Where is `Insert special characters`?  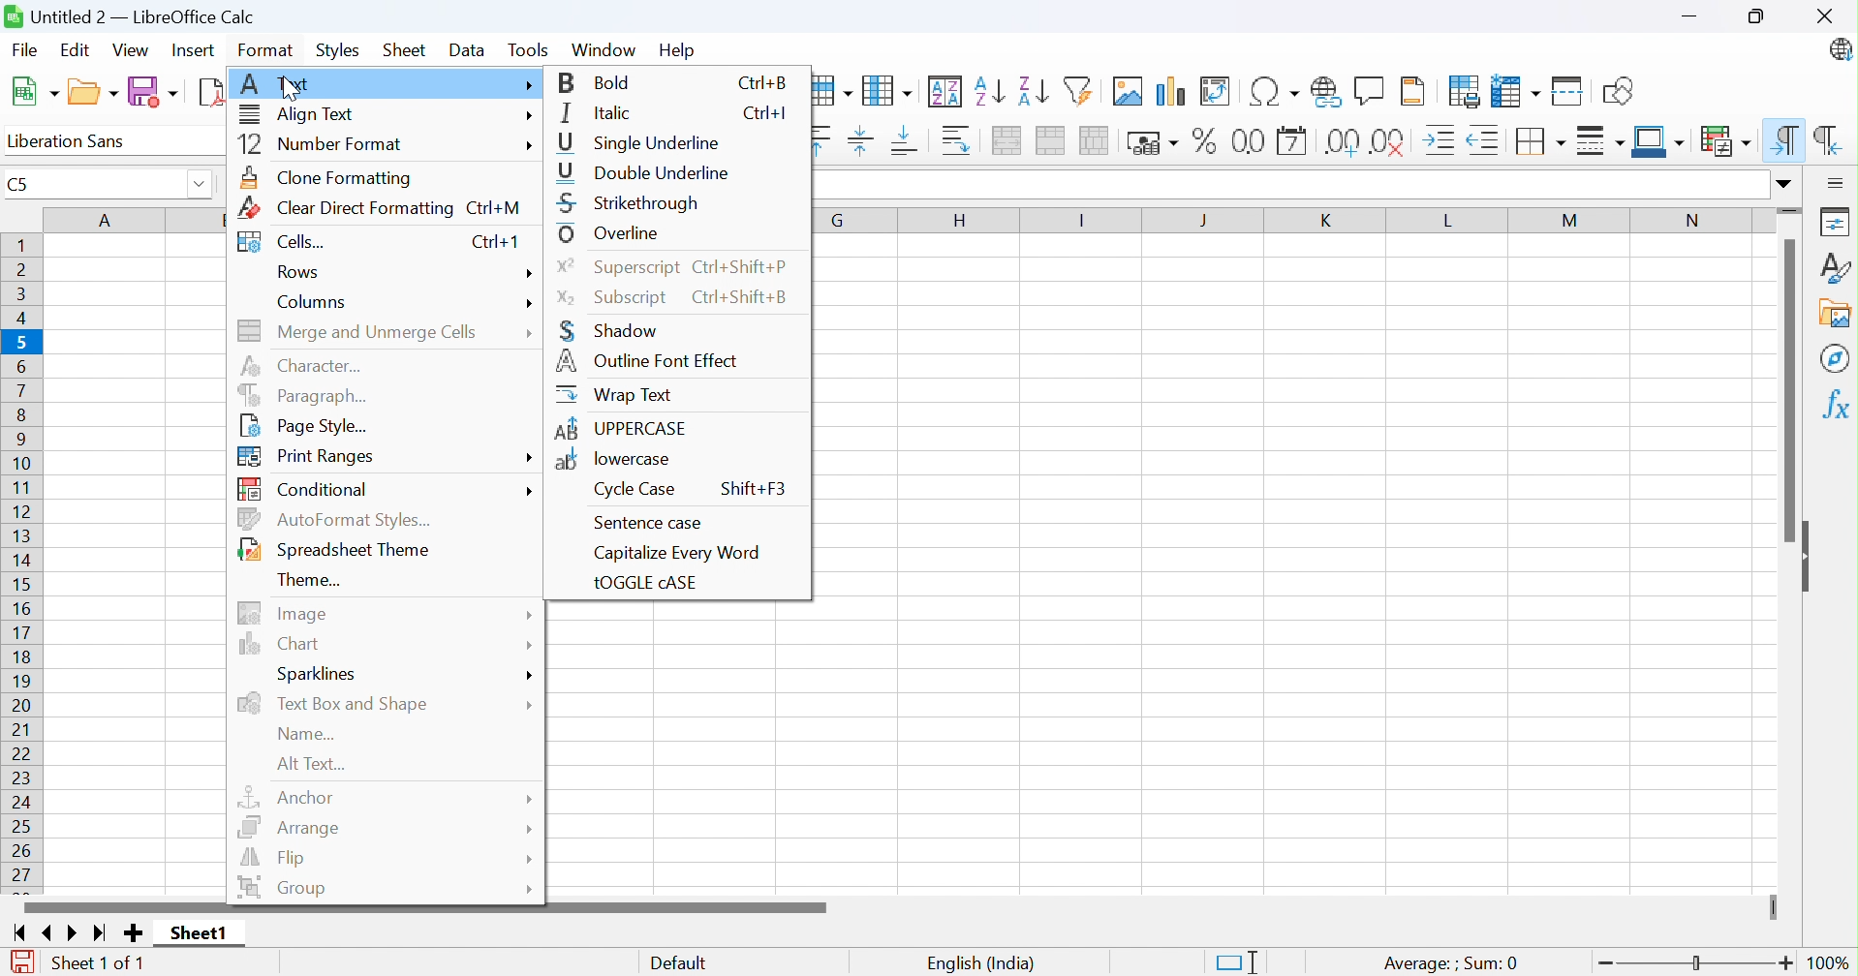
Insert special characters is located at coordinates (1275, 91).